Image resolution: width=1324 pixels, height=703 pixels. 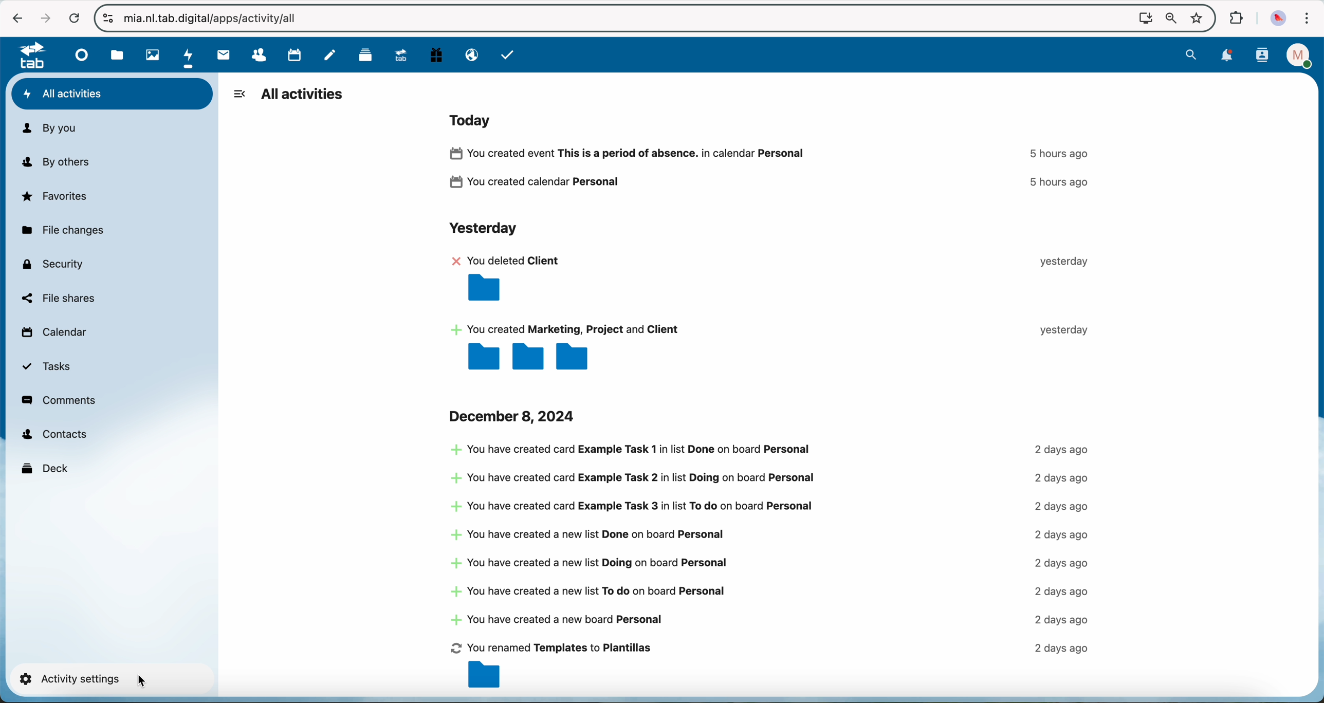 I want to click on deck, so click(x=46, y=467).